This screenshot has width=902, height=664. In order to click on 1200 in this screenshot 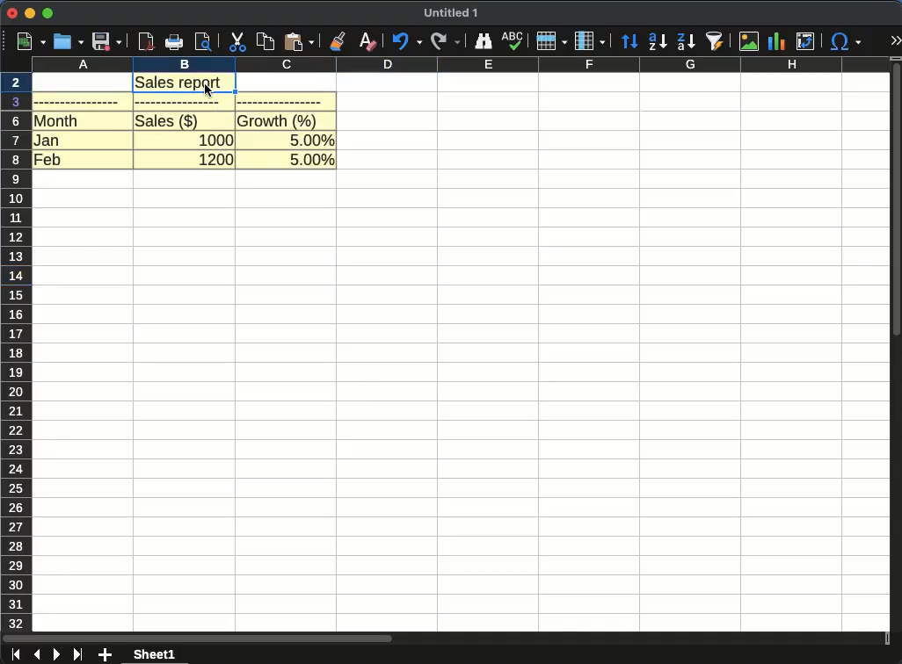, I will do `click(216, 160)`.